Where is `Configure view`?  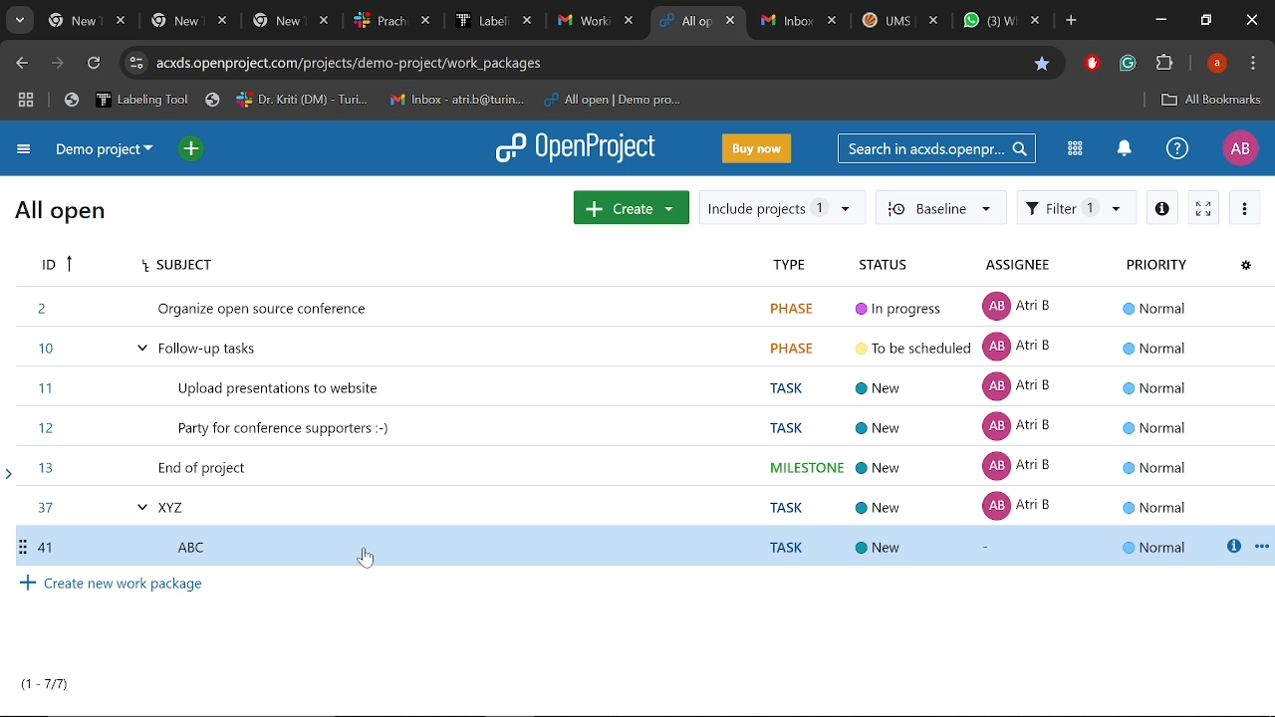 Configure view is located at coordinates (1248, 265).